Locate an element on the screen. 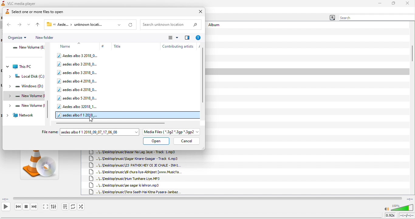 The image size is (415, 219). \..\Desktop\music\Nazar Na Lag Jaye - Track 1.mp3 is located at coordinates (137, 152).